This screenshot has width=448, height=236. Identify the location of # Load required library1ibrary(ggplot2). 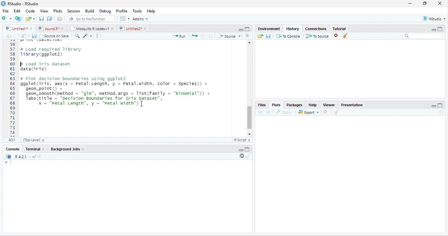
(51, 52).